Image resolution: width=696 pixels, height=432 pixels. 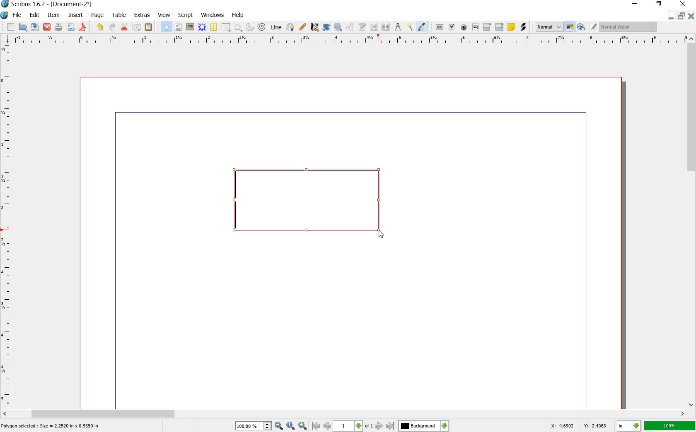 What do you see at coordinates (390, 426) in the screenshot?
I see `go to last page` at bounding box center [390, 426].